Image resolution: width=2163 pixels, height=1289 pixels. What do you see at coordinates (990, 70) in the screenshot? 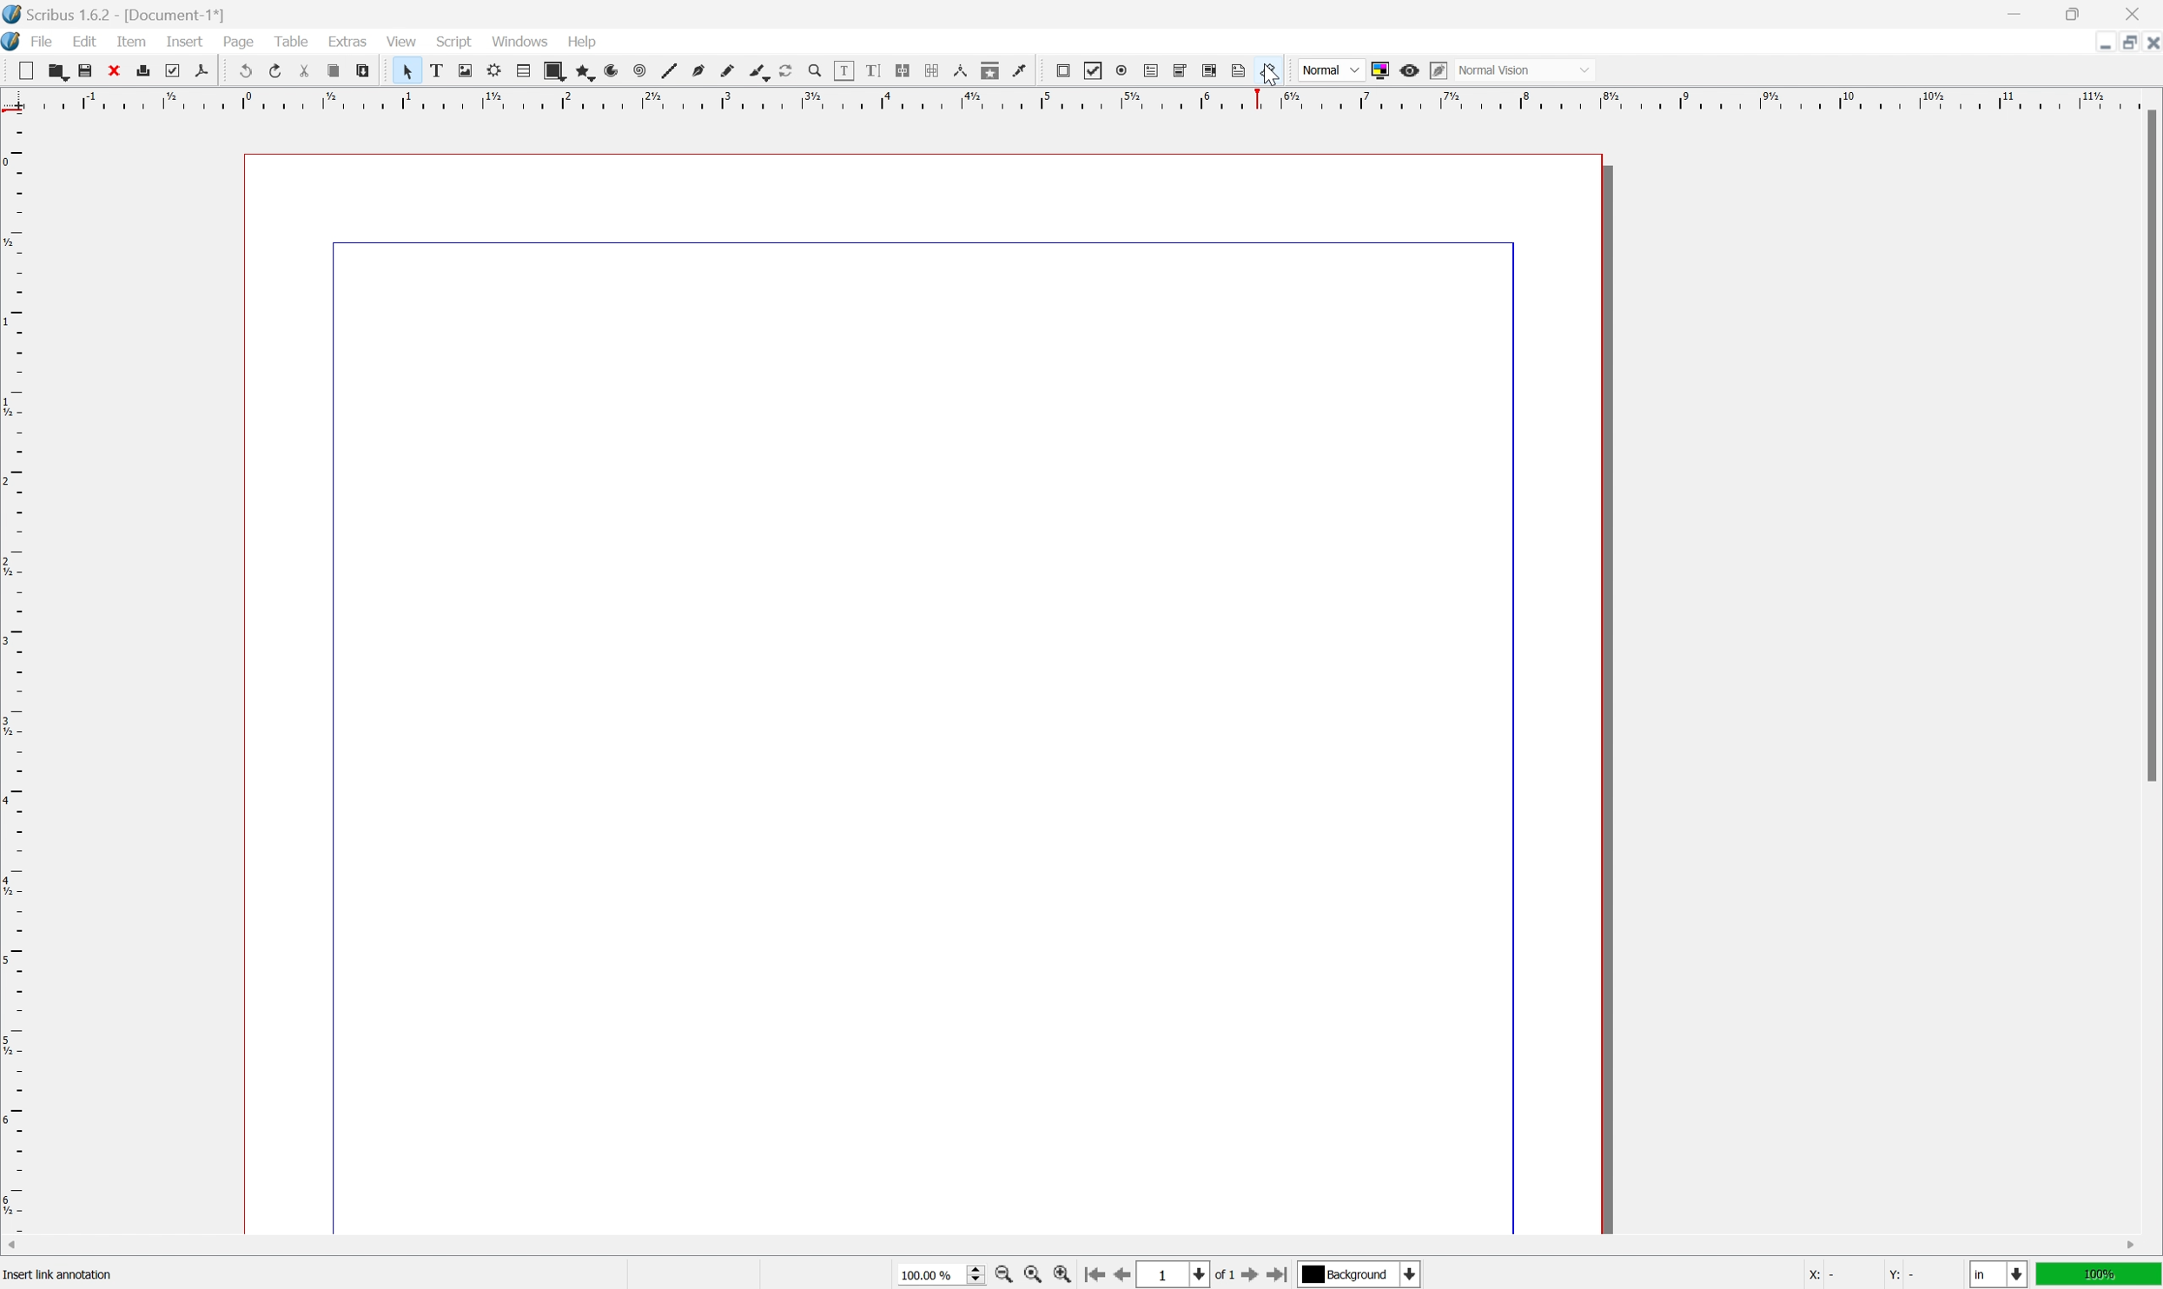
I see `copy item properties` at bounding box center [990, 70].